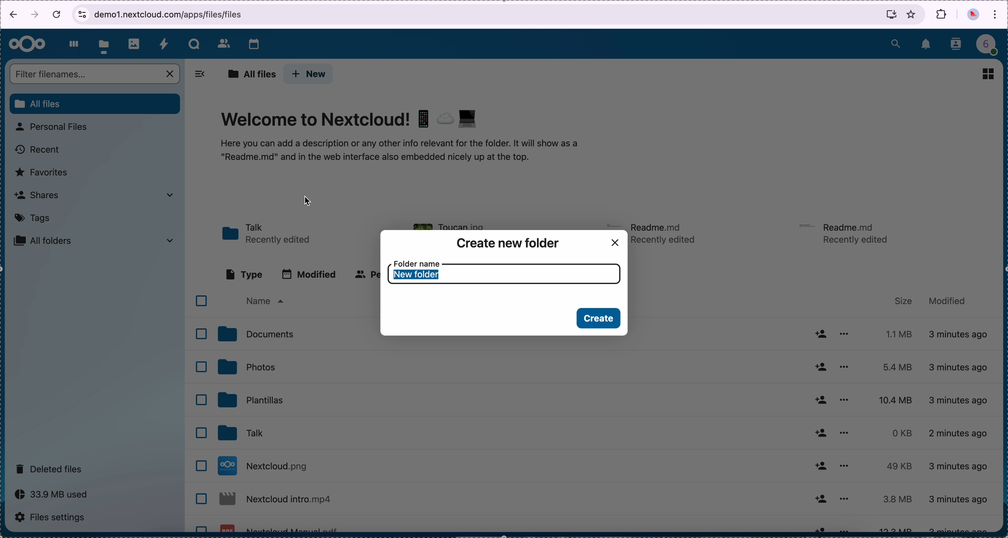 This screenshot has width=1008, height=538. What do you see at coordinates (365, 274) in the screenshot?
I see `people` at bounding box center [365, 274].